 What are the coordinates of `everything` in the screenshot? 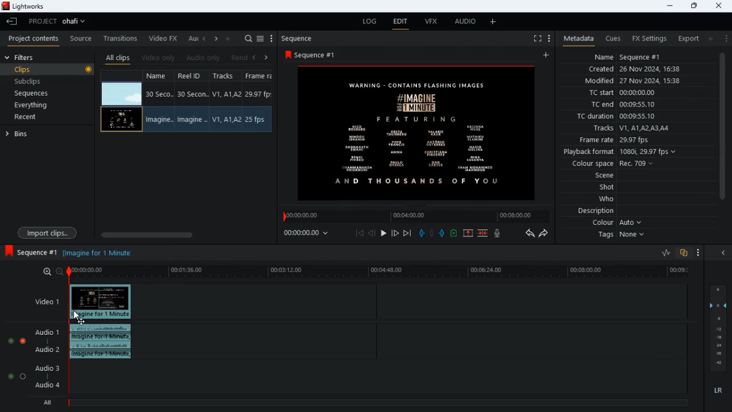 It's located at (34, 106).